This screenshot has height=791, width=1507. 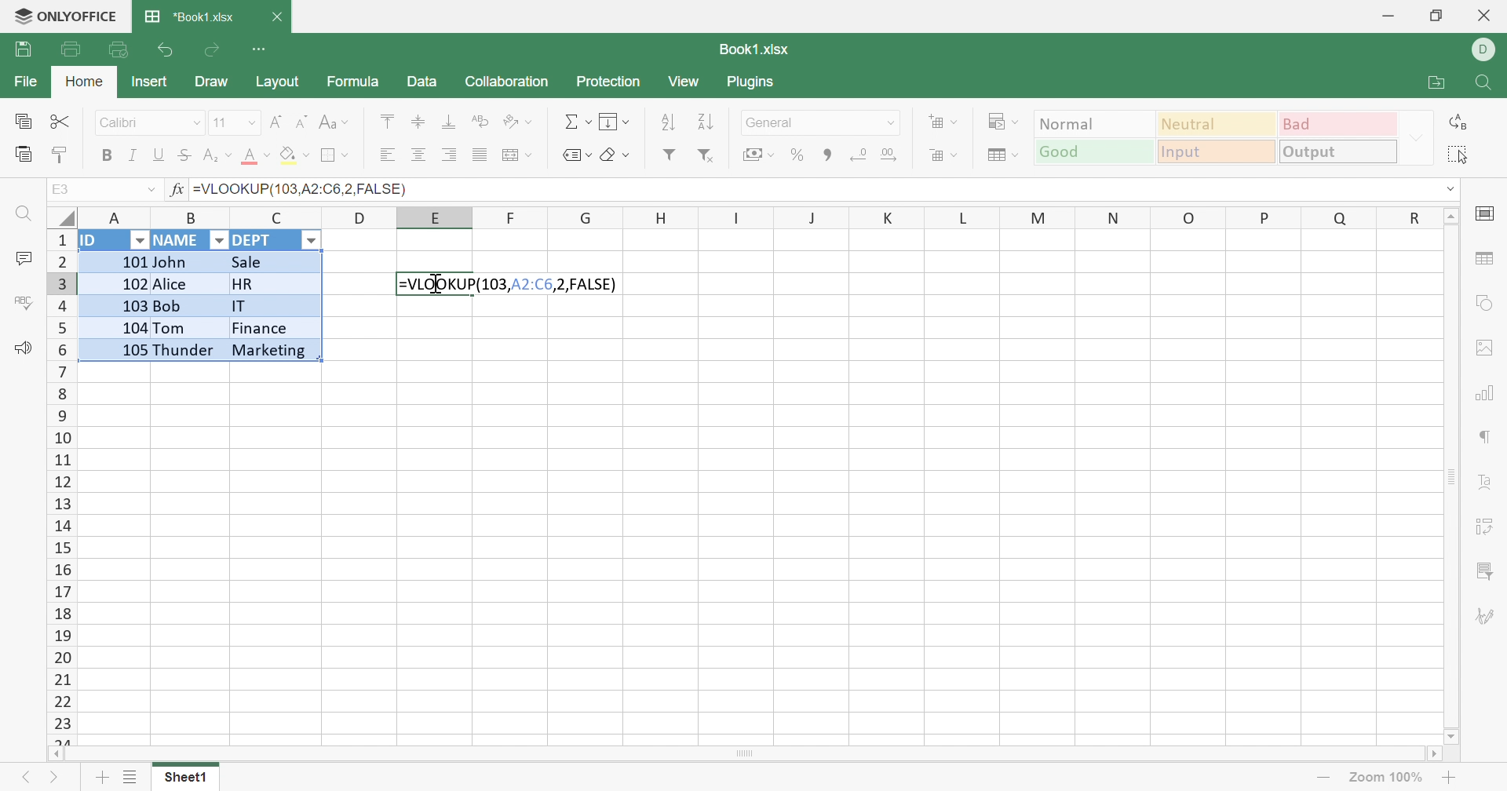 I want to click on Insert, so click(x=155, y=82).